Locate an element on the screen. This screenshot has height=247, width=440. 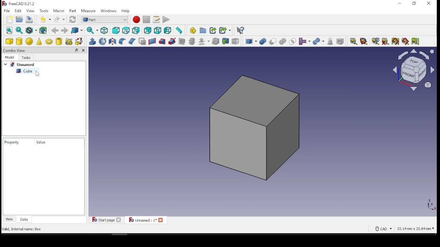
icon is located at coordinates (20, 4).